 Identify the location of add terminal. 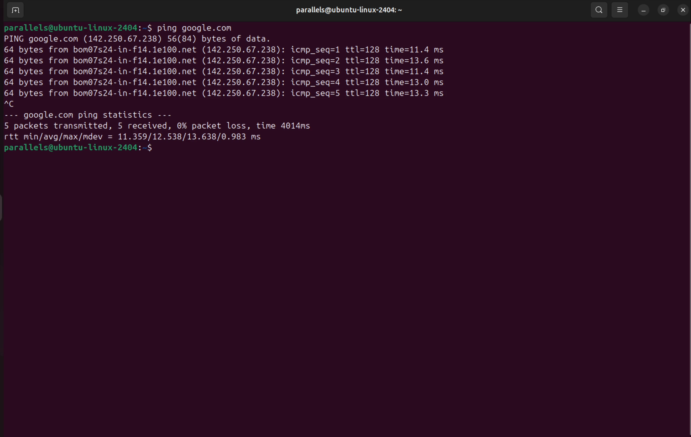
(14, 11).